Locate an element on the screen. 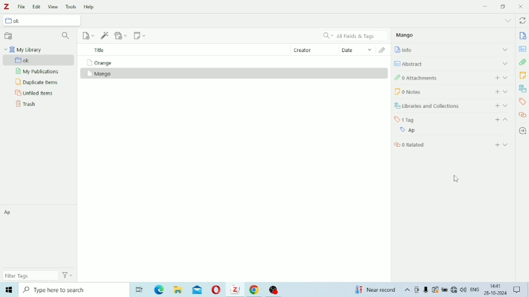  Attachments is located at coordinates (451, 77).